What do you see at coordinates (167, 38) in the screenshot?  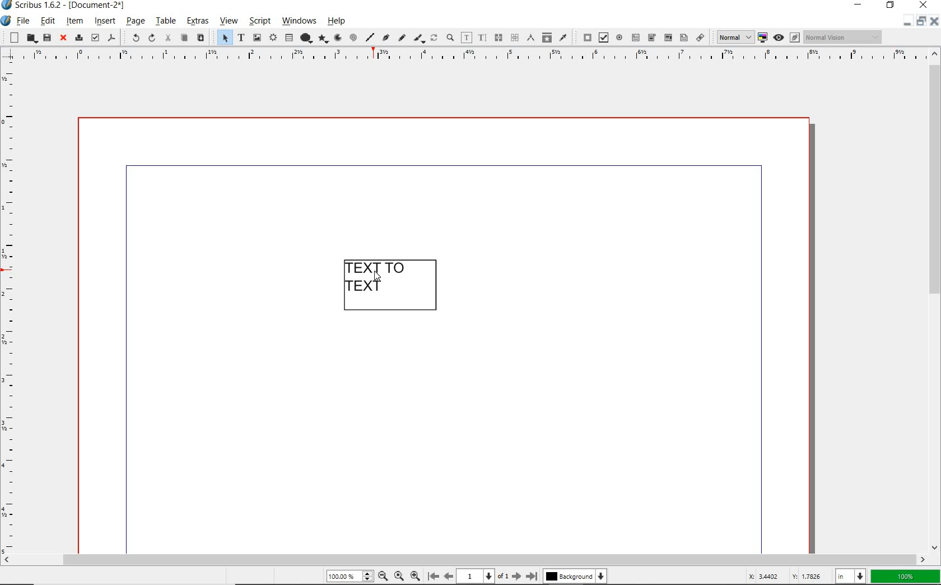 I see `cut` at bounding box center [167, 38].